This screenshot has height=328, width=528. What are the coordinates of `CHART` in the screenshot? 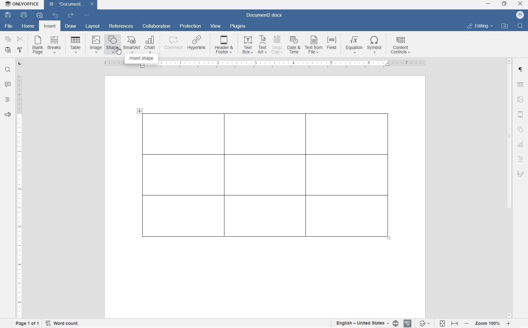 It's located at (150, 44).